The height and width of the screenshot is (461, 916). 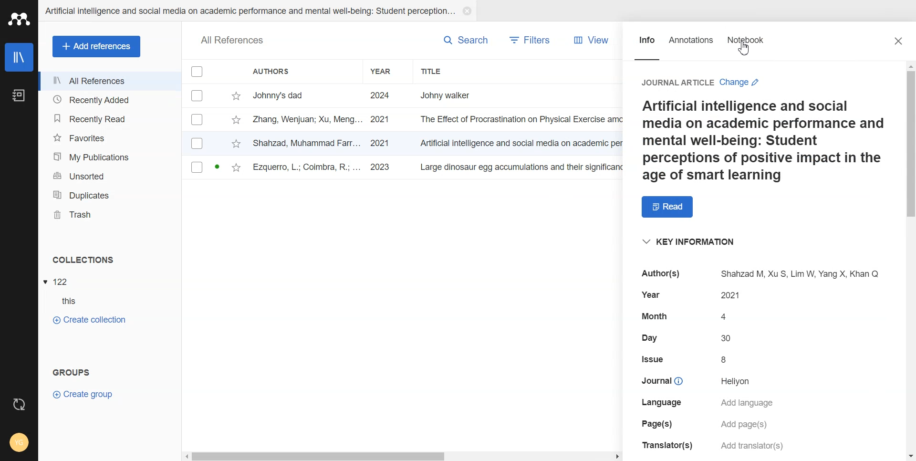 What do you see at coordinates (110, 260) in the screenshot?
I see `Collections` at bounding box center [110, 260].